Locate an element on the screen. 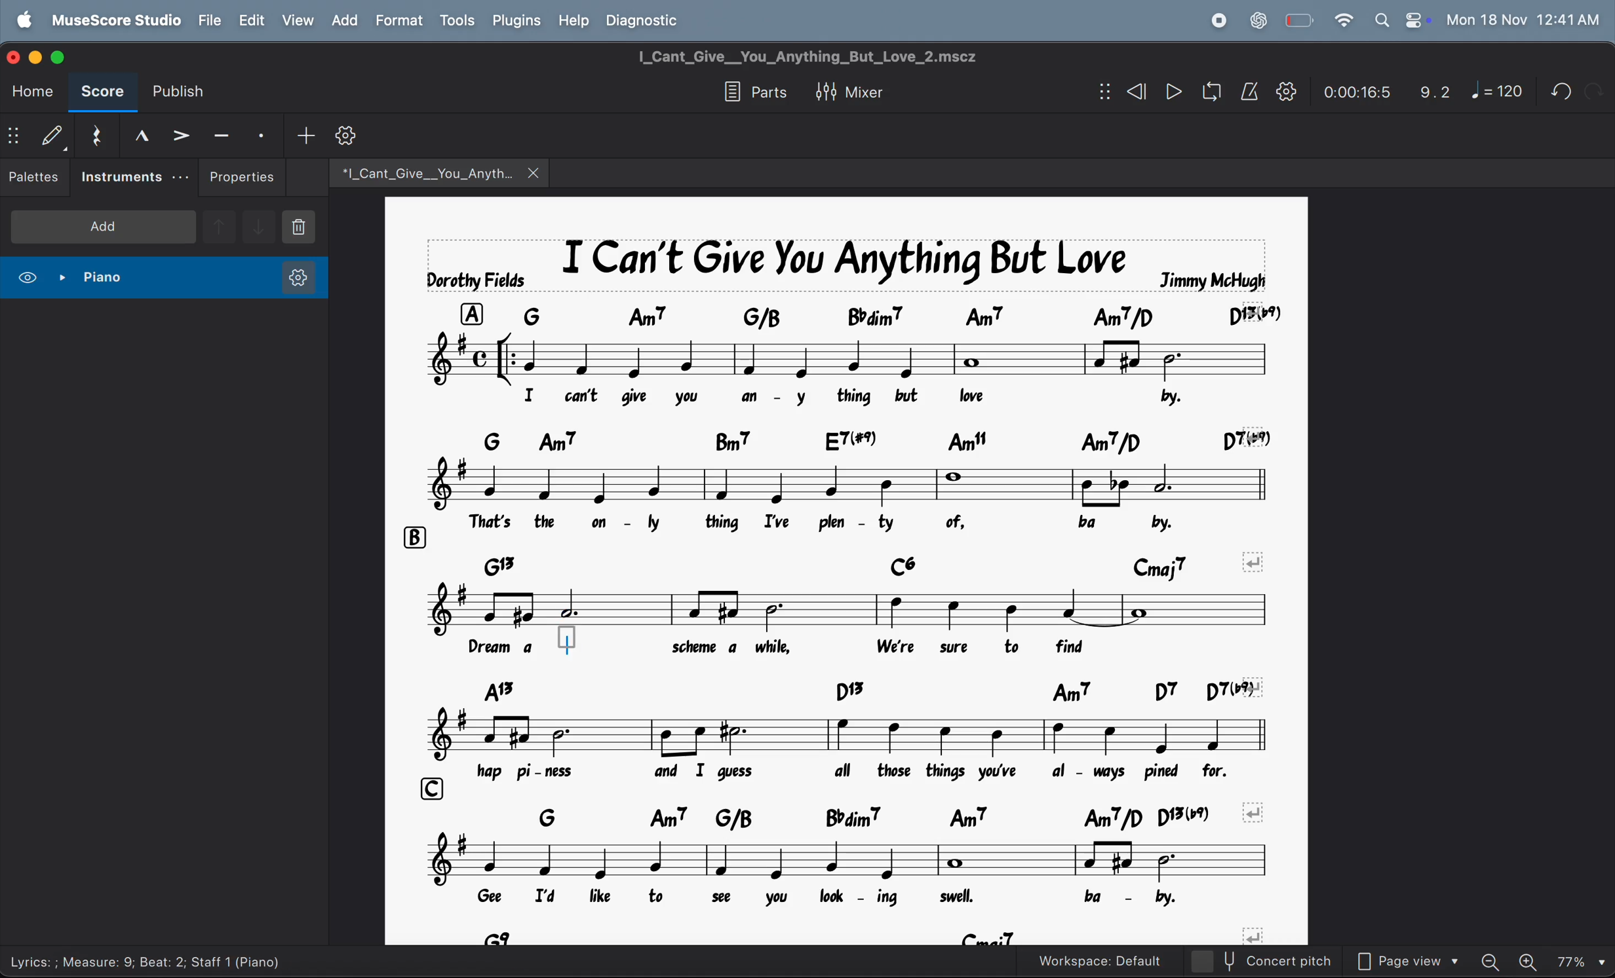 This screenshot has width=1615, height=978. record is located at coordinates (1216, 19).